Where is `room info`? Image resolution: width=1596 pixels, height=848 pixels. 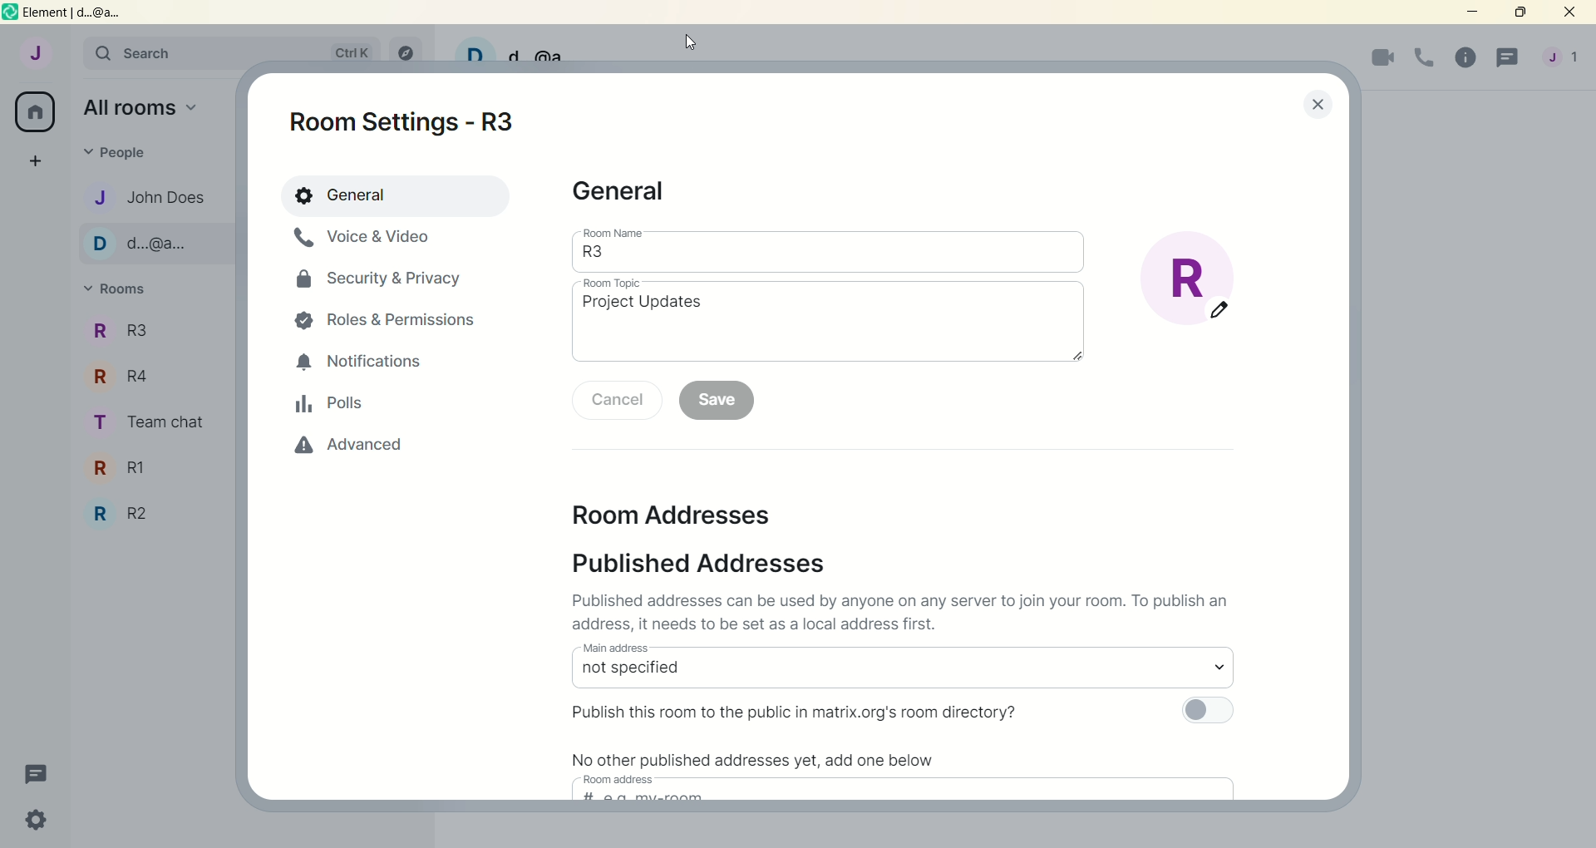 room info is located at coordinates (1464, 57).